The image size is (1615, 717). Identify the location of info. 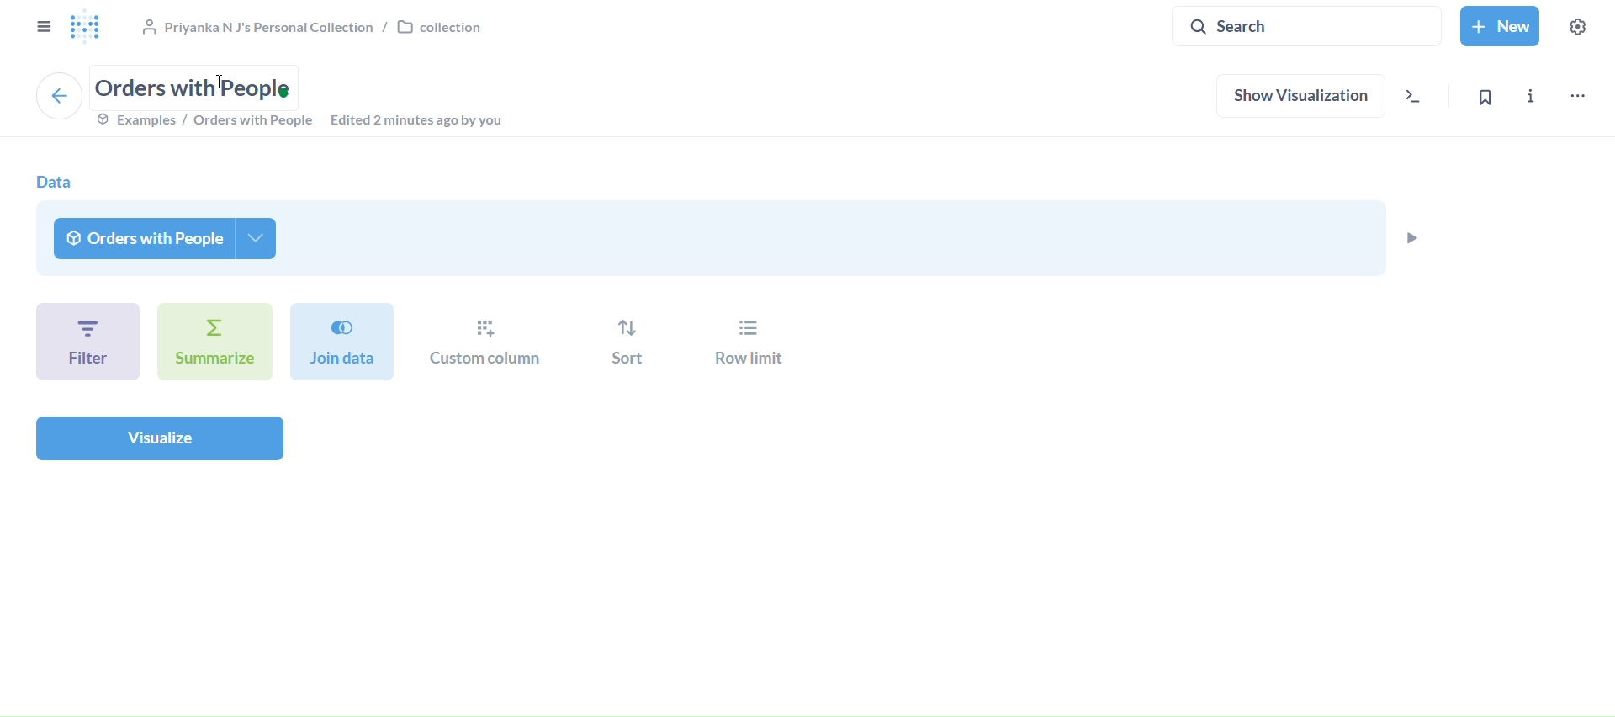
(1534, 100).